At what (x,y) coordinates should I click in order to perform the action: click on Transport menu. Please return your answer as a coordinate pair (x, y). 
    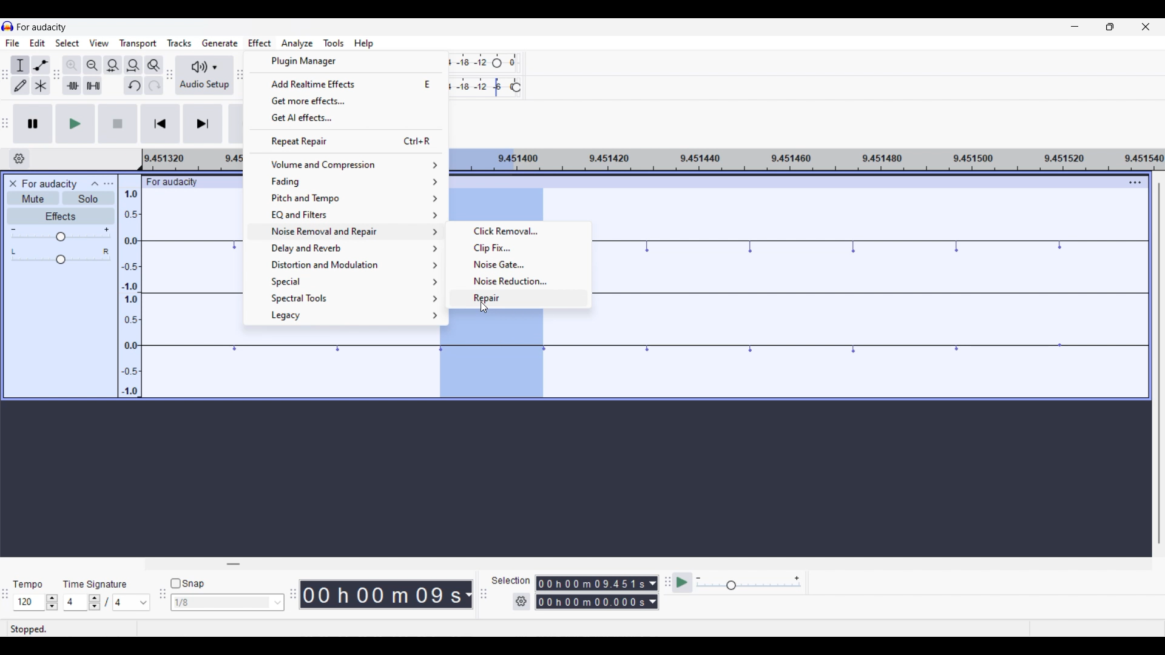
    Looking at the image, I should click on (138, 44).